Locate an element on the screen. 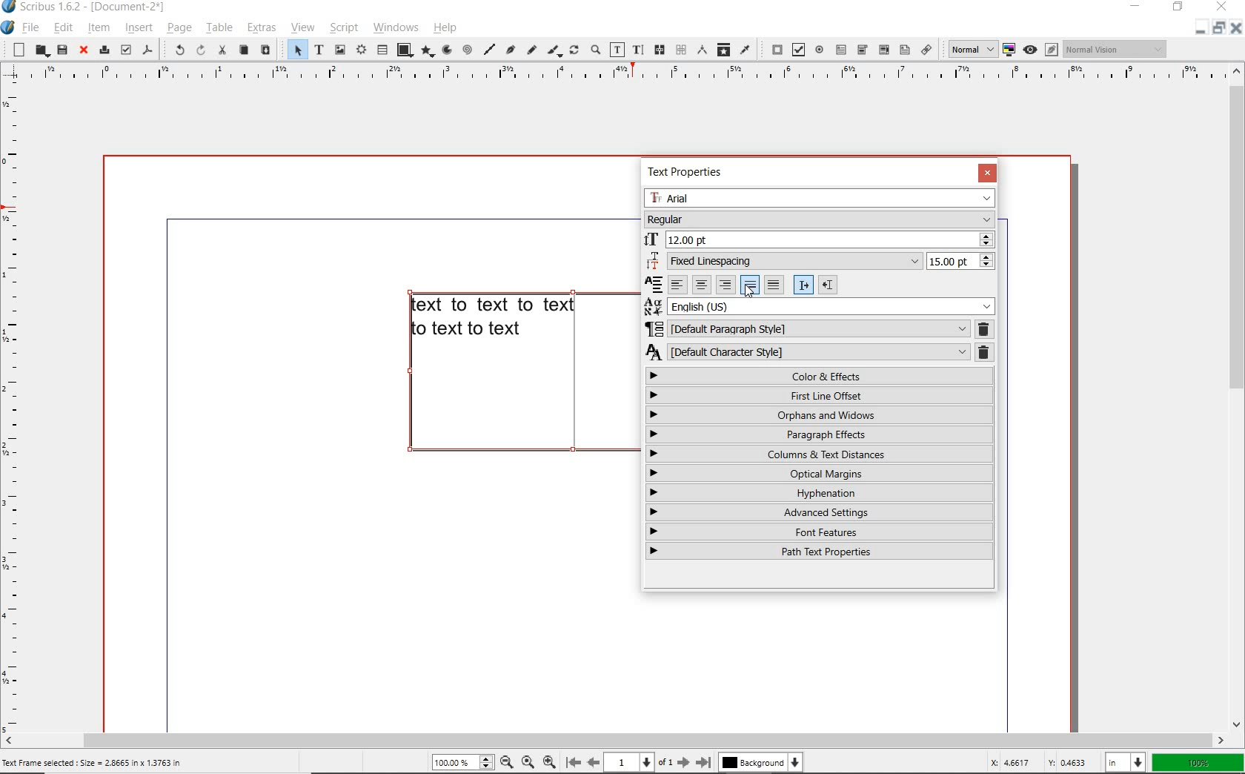  page  is located at coordinates (630, 761).